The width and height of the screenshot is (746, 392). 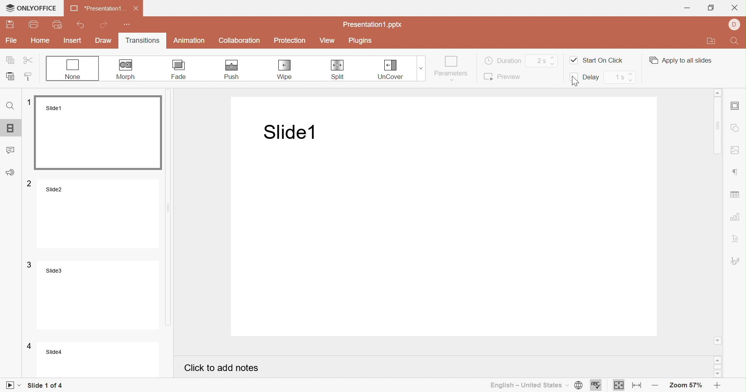 I want to click on Insert table, so click(x=735, y=195).